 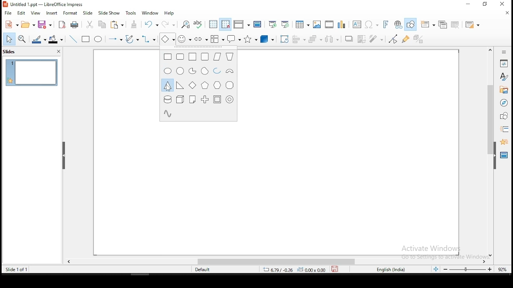 What do you see at coordinates (57, 38) in the screenshot?
I see `fill color` at bounding box center [57, 38].